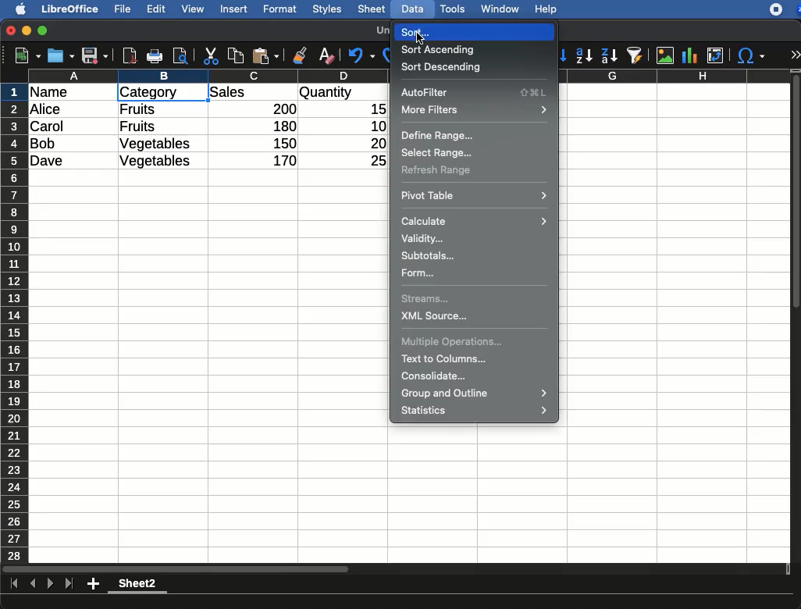  What do you see at coordinates (155, 162) in the screenshot?
I see `Vegetables` at bounding box center [155, 162].